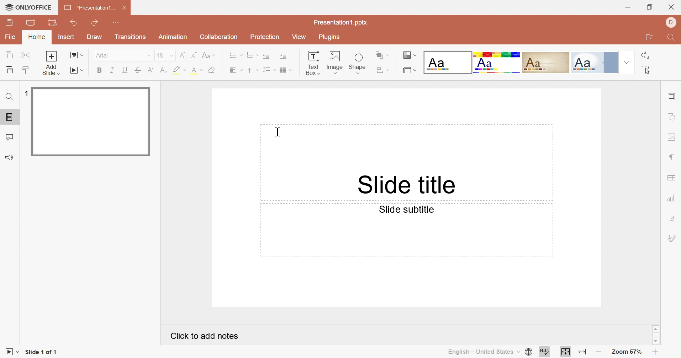 The height and width of the screenshot is (358, 681). I want to click on Subscript, so click(163, 70).